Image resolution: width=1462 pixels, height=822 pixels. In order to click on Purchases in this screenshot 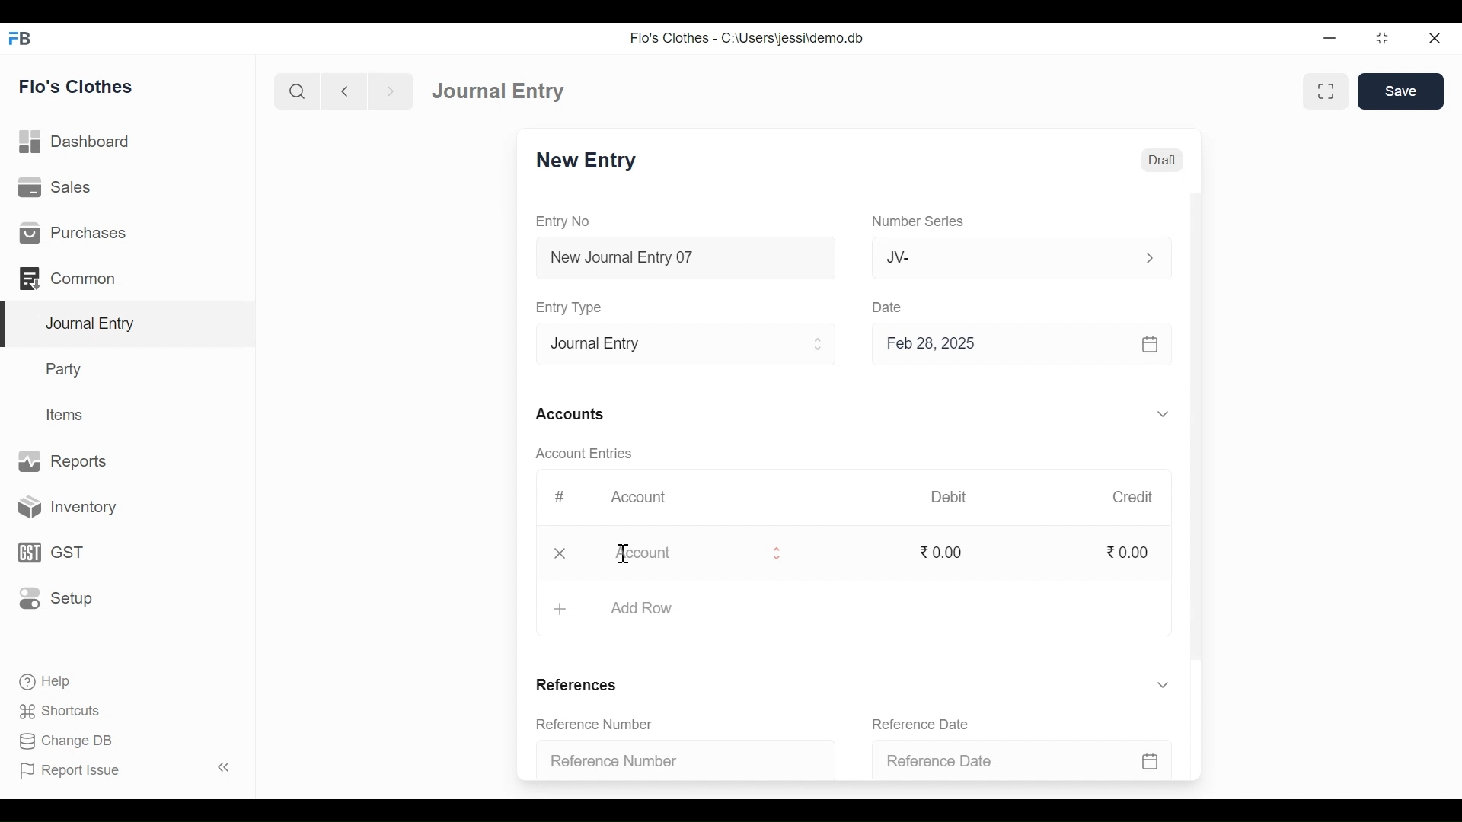, I will do `click(73, 232)`.